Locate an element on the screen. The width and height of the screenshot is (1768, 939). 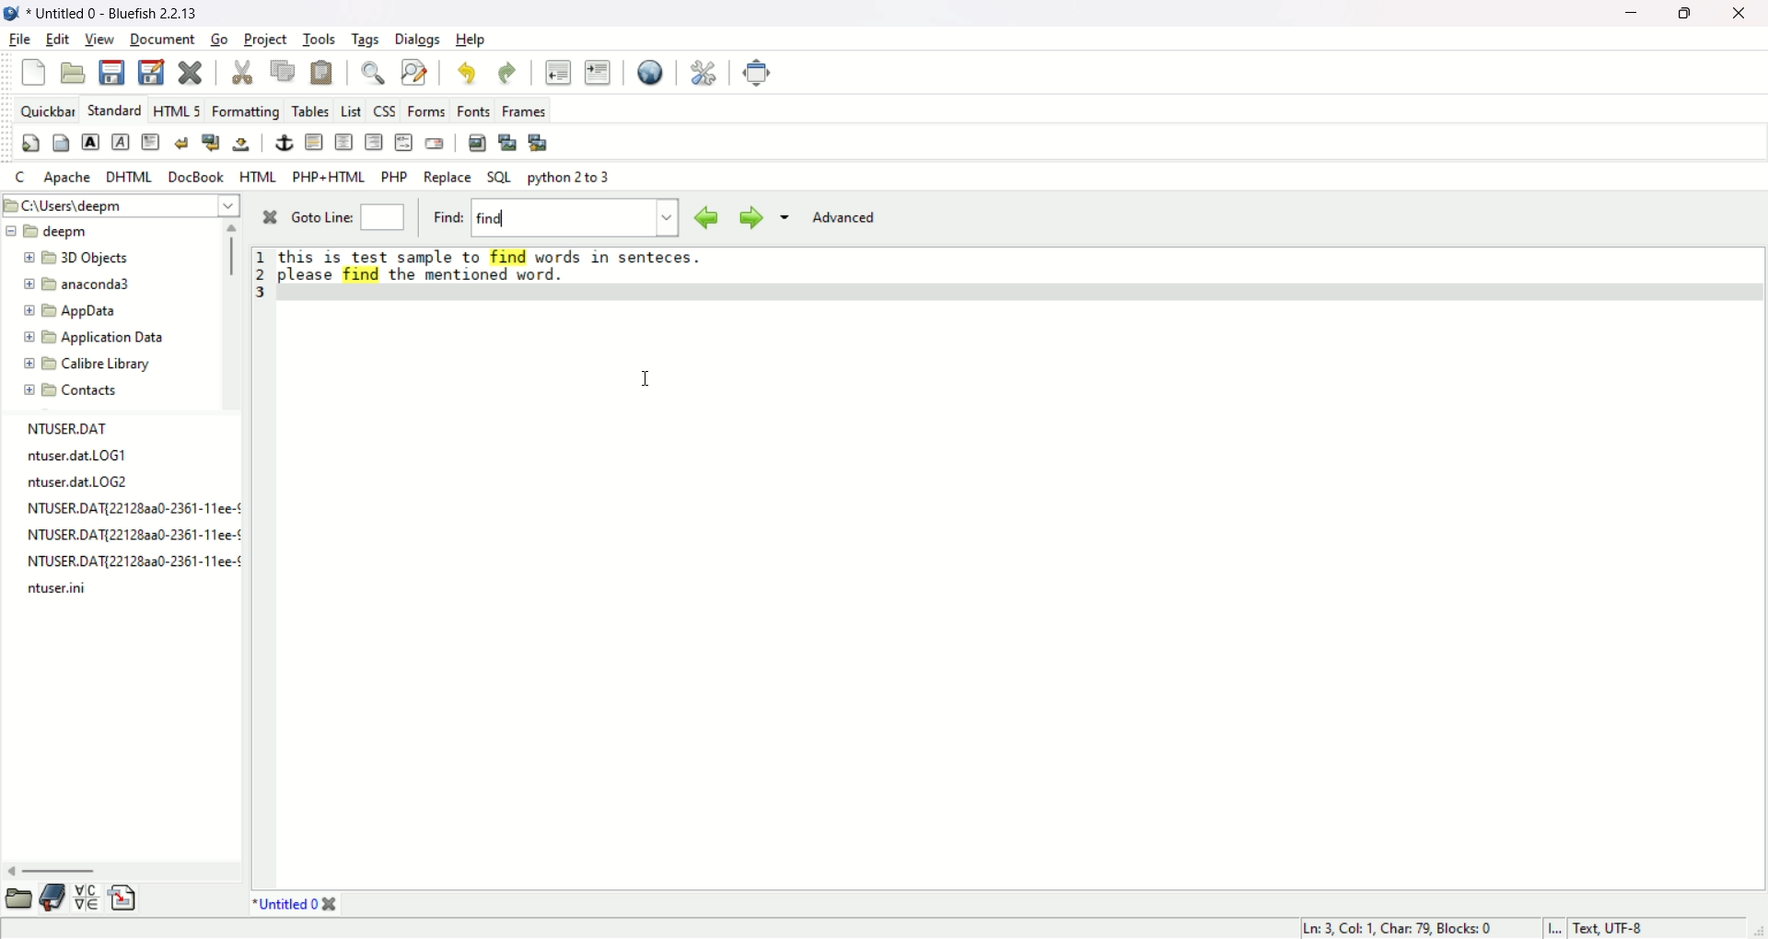
paste is located at coordinates (321, 71).